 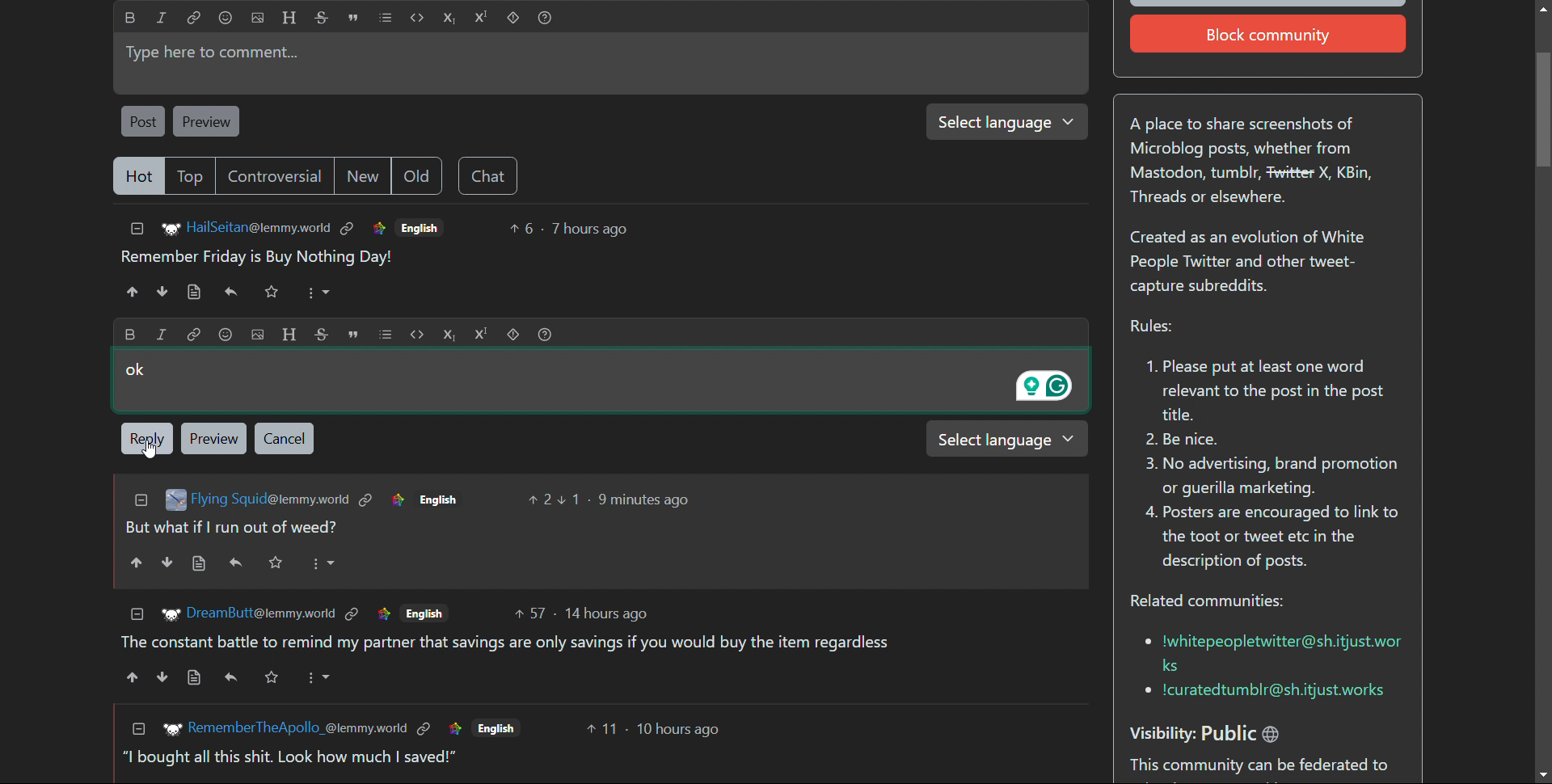 I want to click on image, so click(x=167, y=230).